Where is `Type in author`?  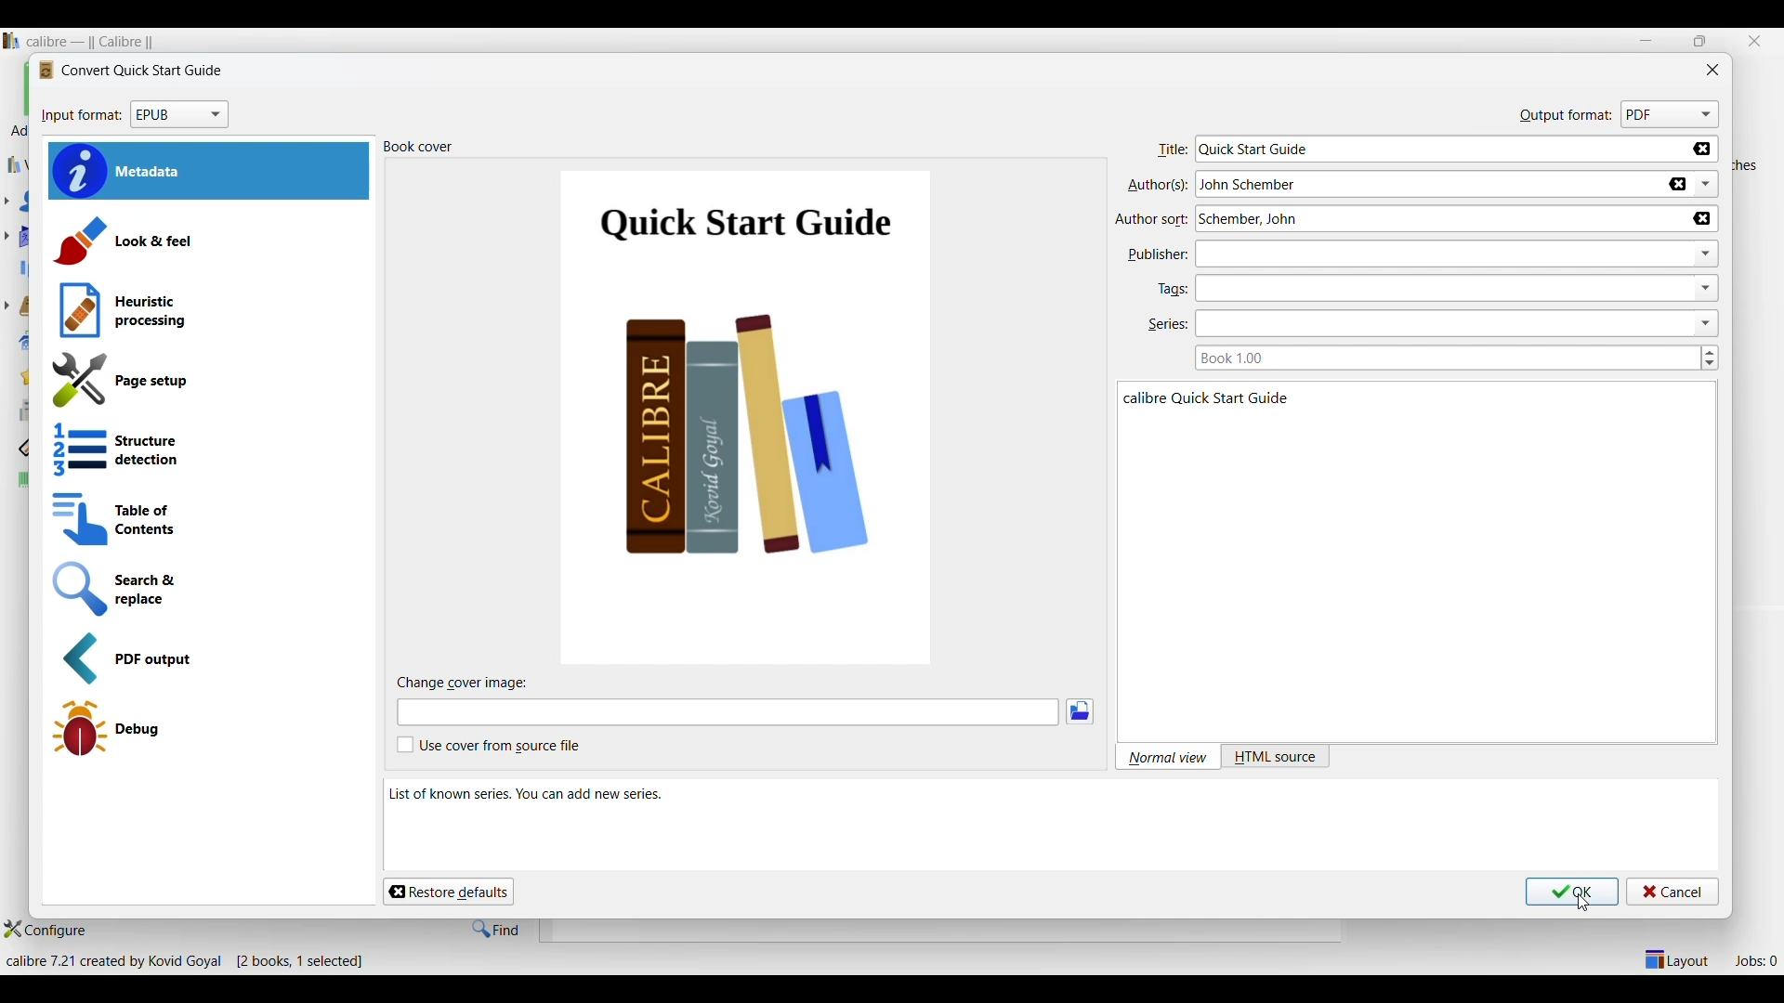 Type in author is located at coordinates (1396, 219).